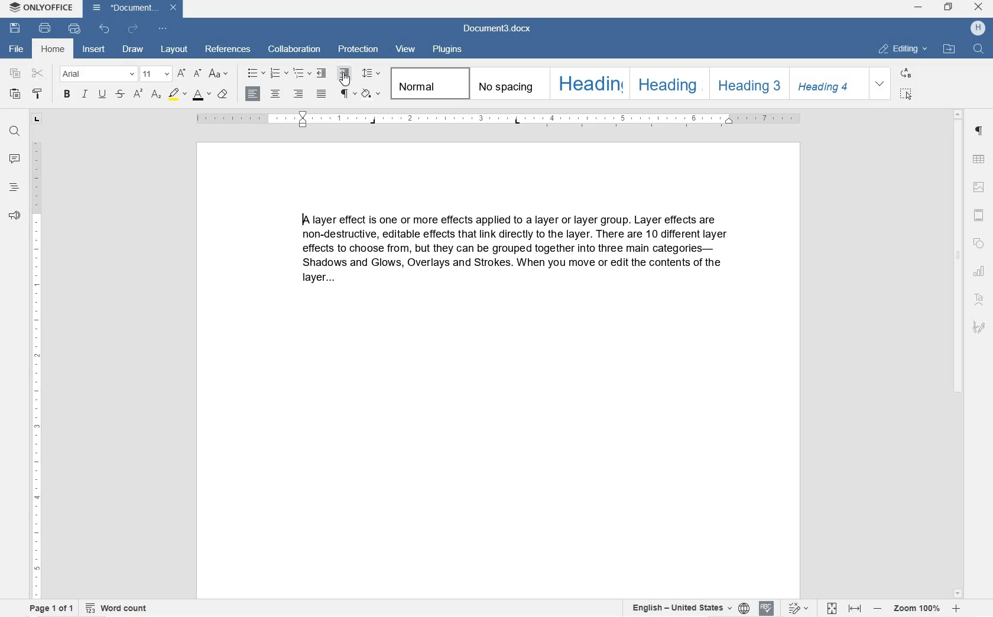 Image resolution: width=993 pixels, height=617 pixels. Describe the element at coordinates (253, 95) in the screenshot. I see `LEFT ALIGNMENT` at that location.